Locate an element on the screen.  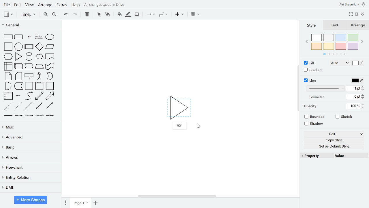
arrow is located at coordinates (51, 96).